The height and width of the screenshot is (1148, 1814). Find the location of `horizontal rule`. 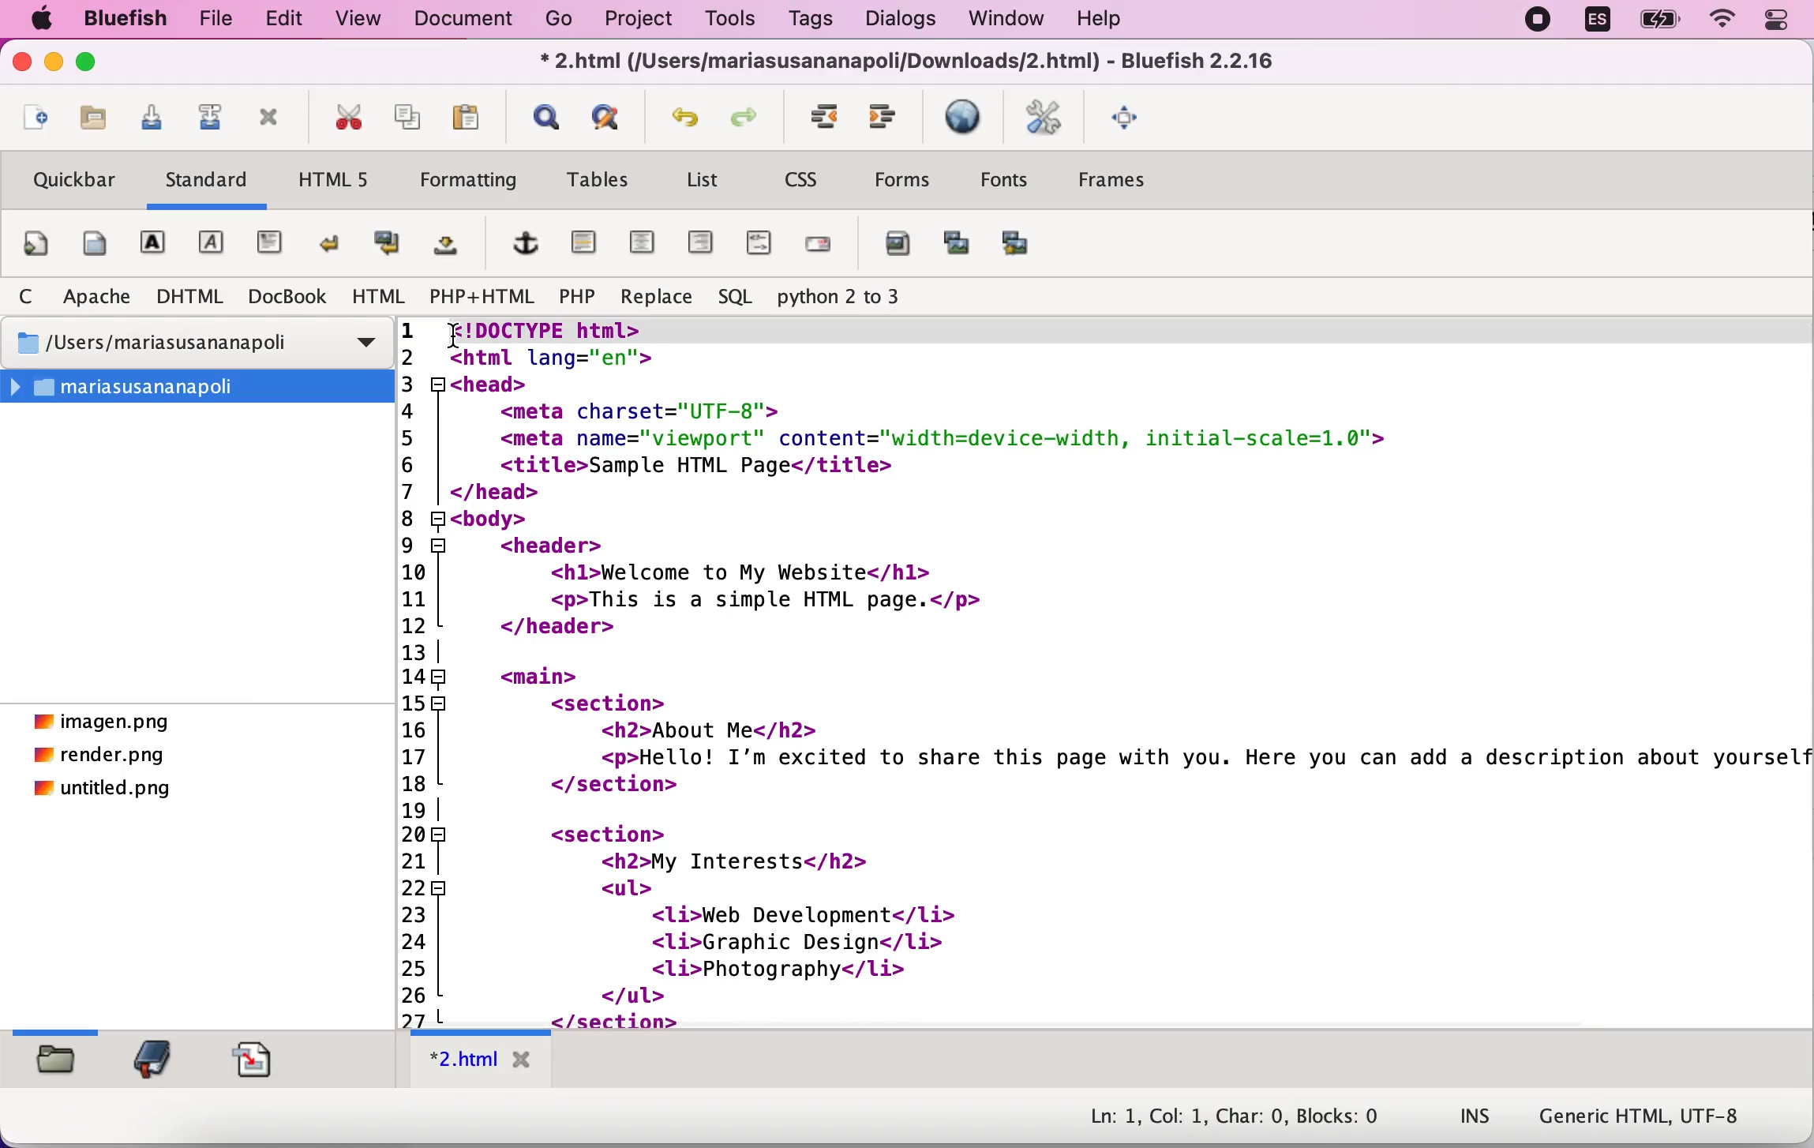

horizontal rule is located at coordinates (585, 244).